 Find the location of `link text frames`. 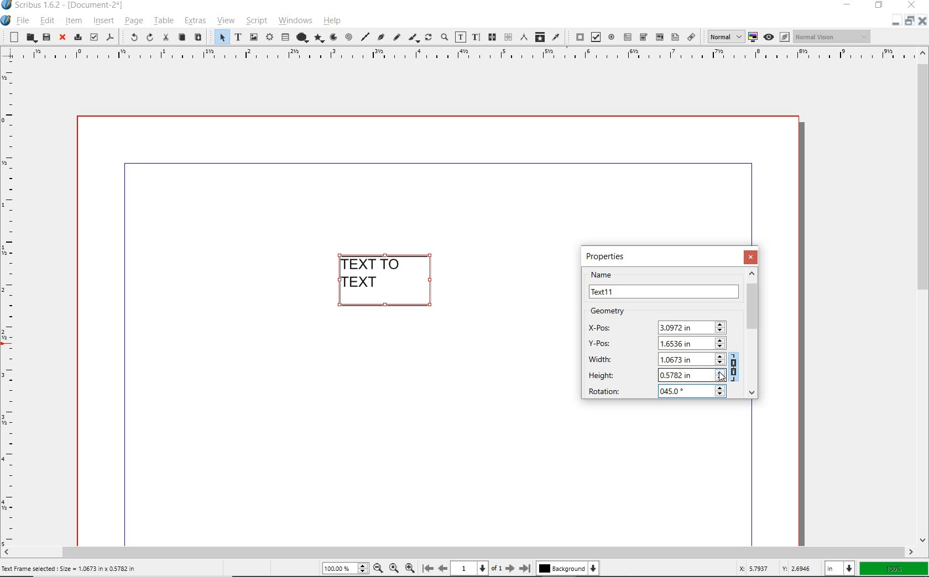

link text frames is located at coordinates (492, 37).